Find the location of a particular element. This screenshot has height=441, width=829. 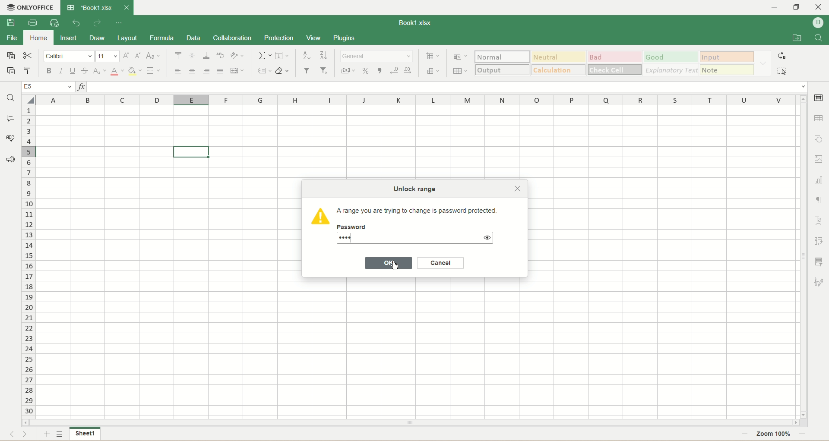

maximize is located at coordinates (796, 7).